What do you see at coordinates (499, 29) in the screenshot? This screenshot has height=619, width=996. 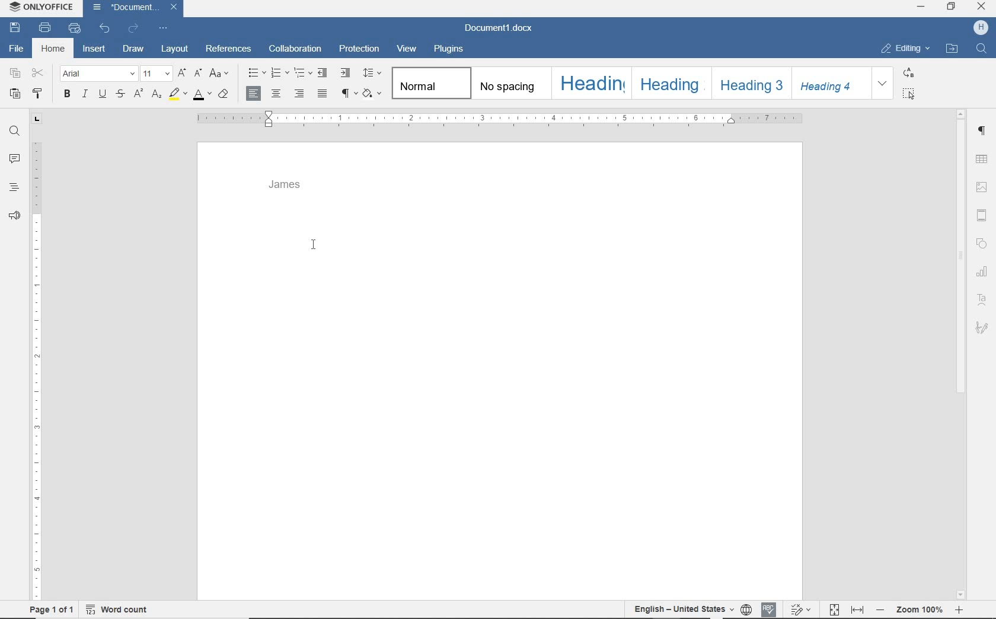 I see `DOCUMENT NAME` at bounding box center [499, 29].